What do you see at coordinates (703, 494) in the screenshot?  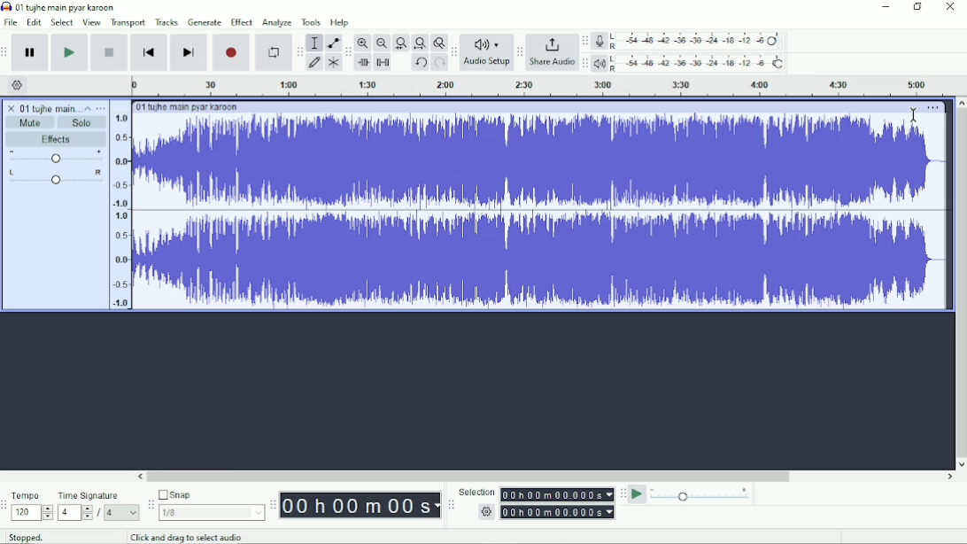 I see `Playback speed` at bounding box center [703, 494].